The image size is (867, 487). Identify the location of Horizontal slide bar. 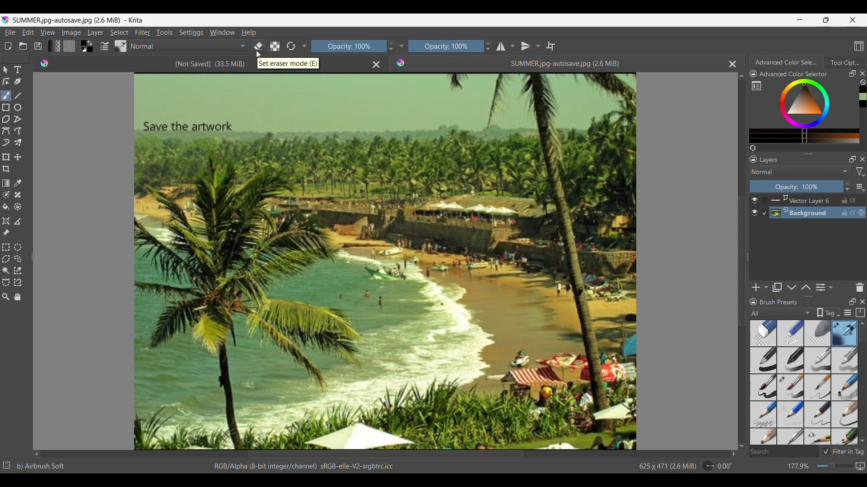
(386, 455).